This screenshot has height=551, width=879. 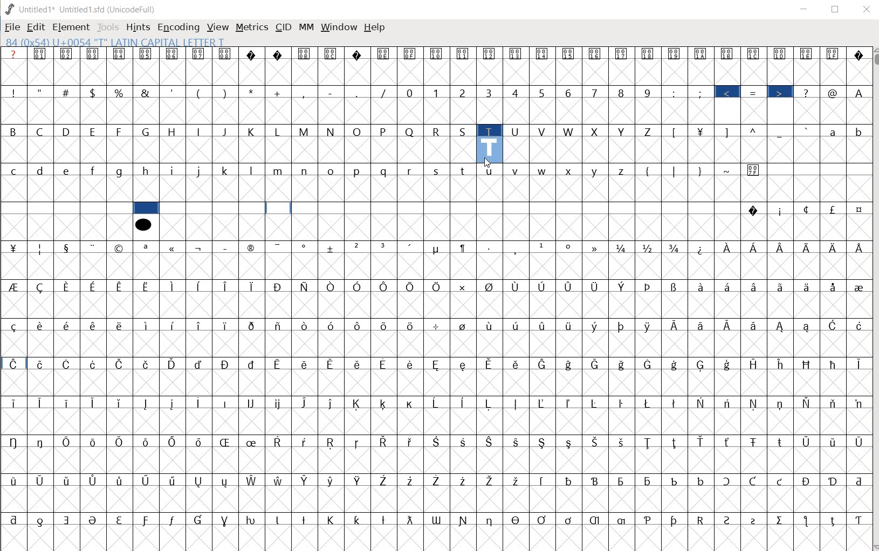 I want to click on Symbol, so click(x=385, y=287).